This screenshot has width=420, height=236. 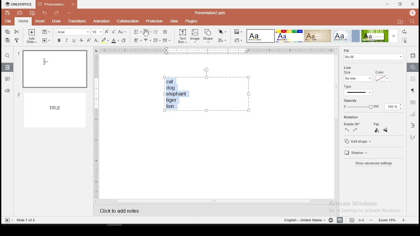 I want to click on superscript, so click(x=87, y=40).